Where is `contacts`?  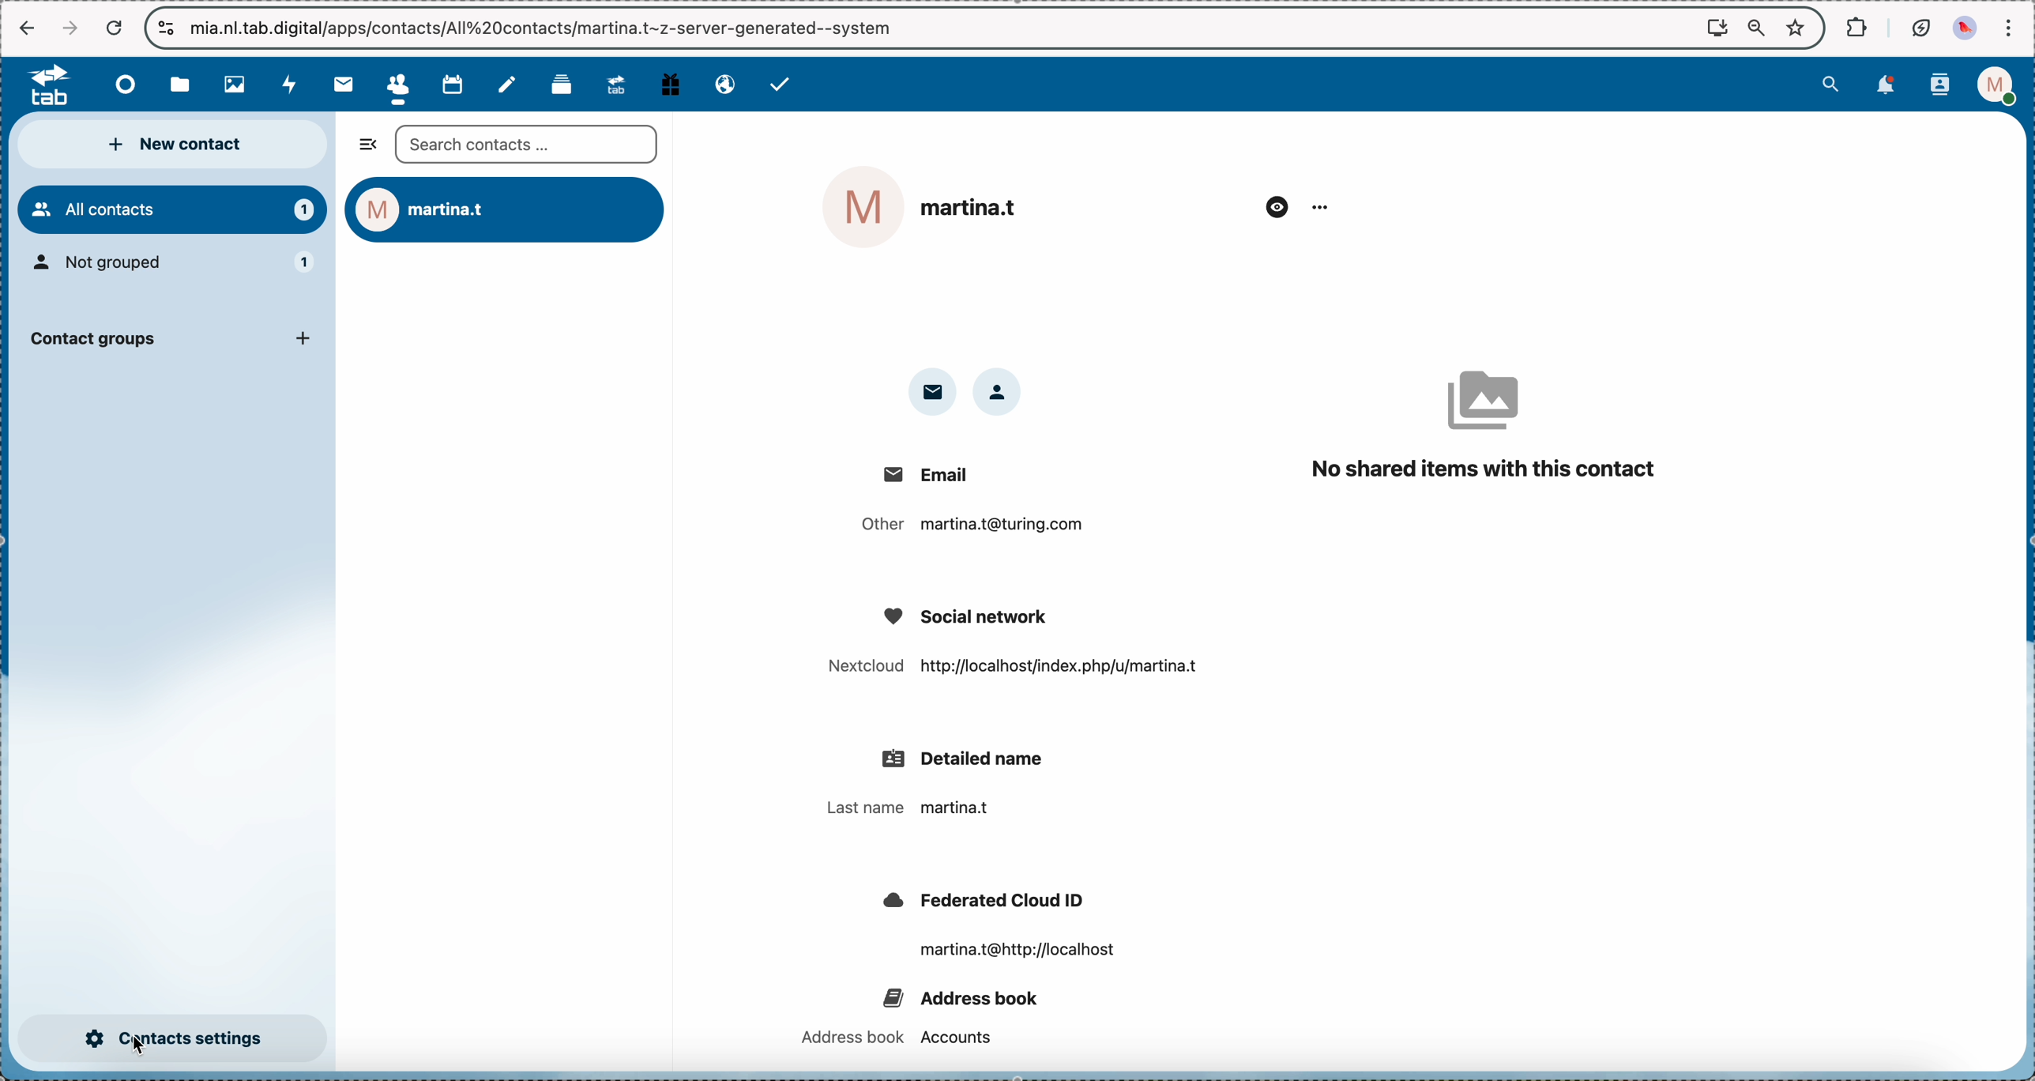 contacts is located at coordinates (1938, 86).